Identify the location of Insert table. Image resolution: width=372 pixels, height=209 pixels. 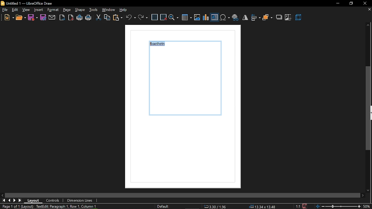
(187, 18).